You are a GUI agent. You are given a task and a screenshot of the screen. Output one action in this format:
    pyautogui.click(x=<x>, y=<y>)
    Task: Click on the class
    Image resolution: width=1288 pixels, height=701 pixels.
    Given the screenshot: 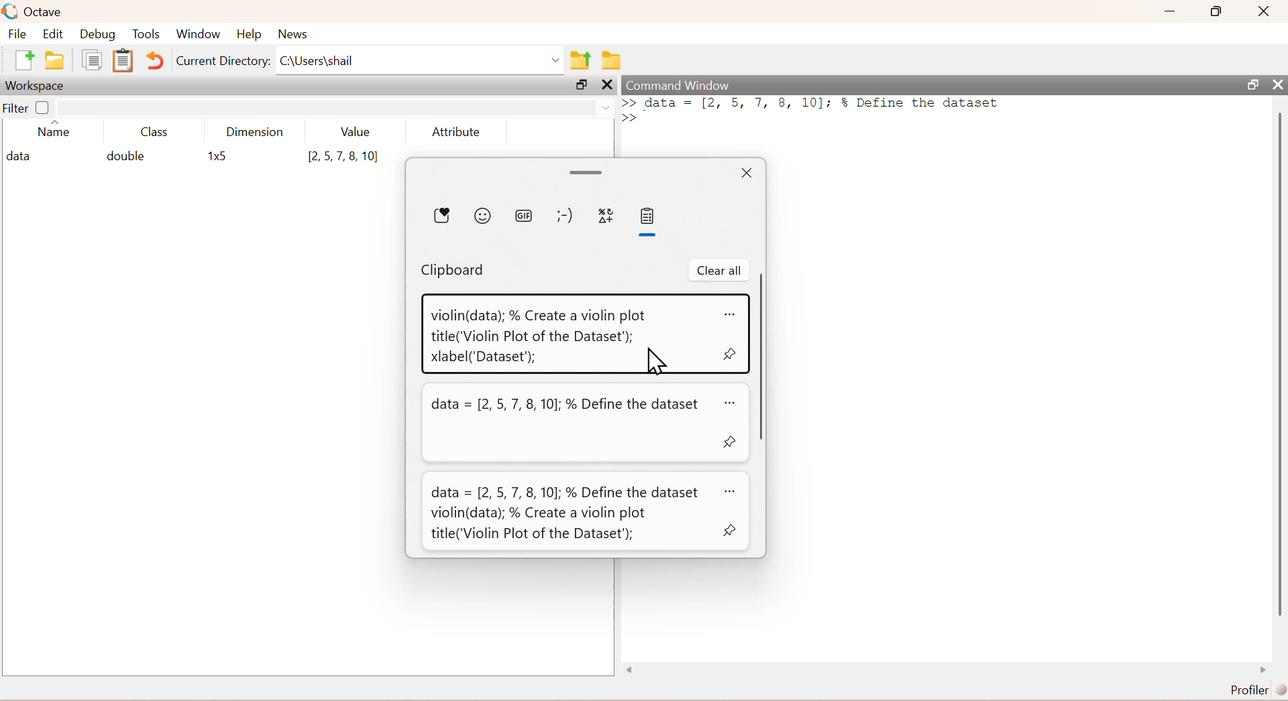 What is the action you would take?
    pyautogui.click(x=156, y=133)
    